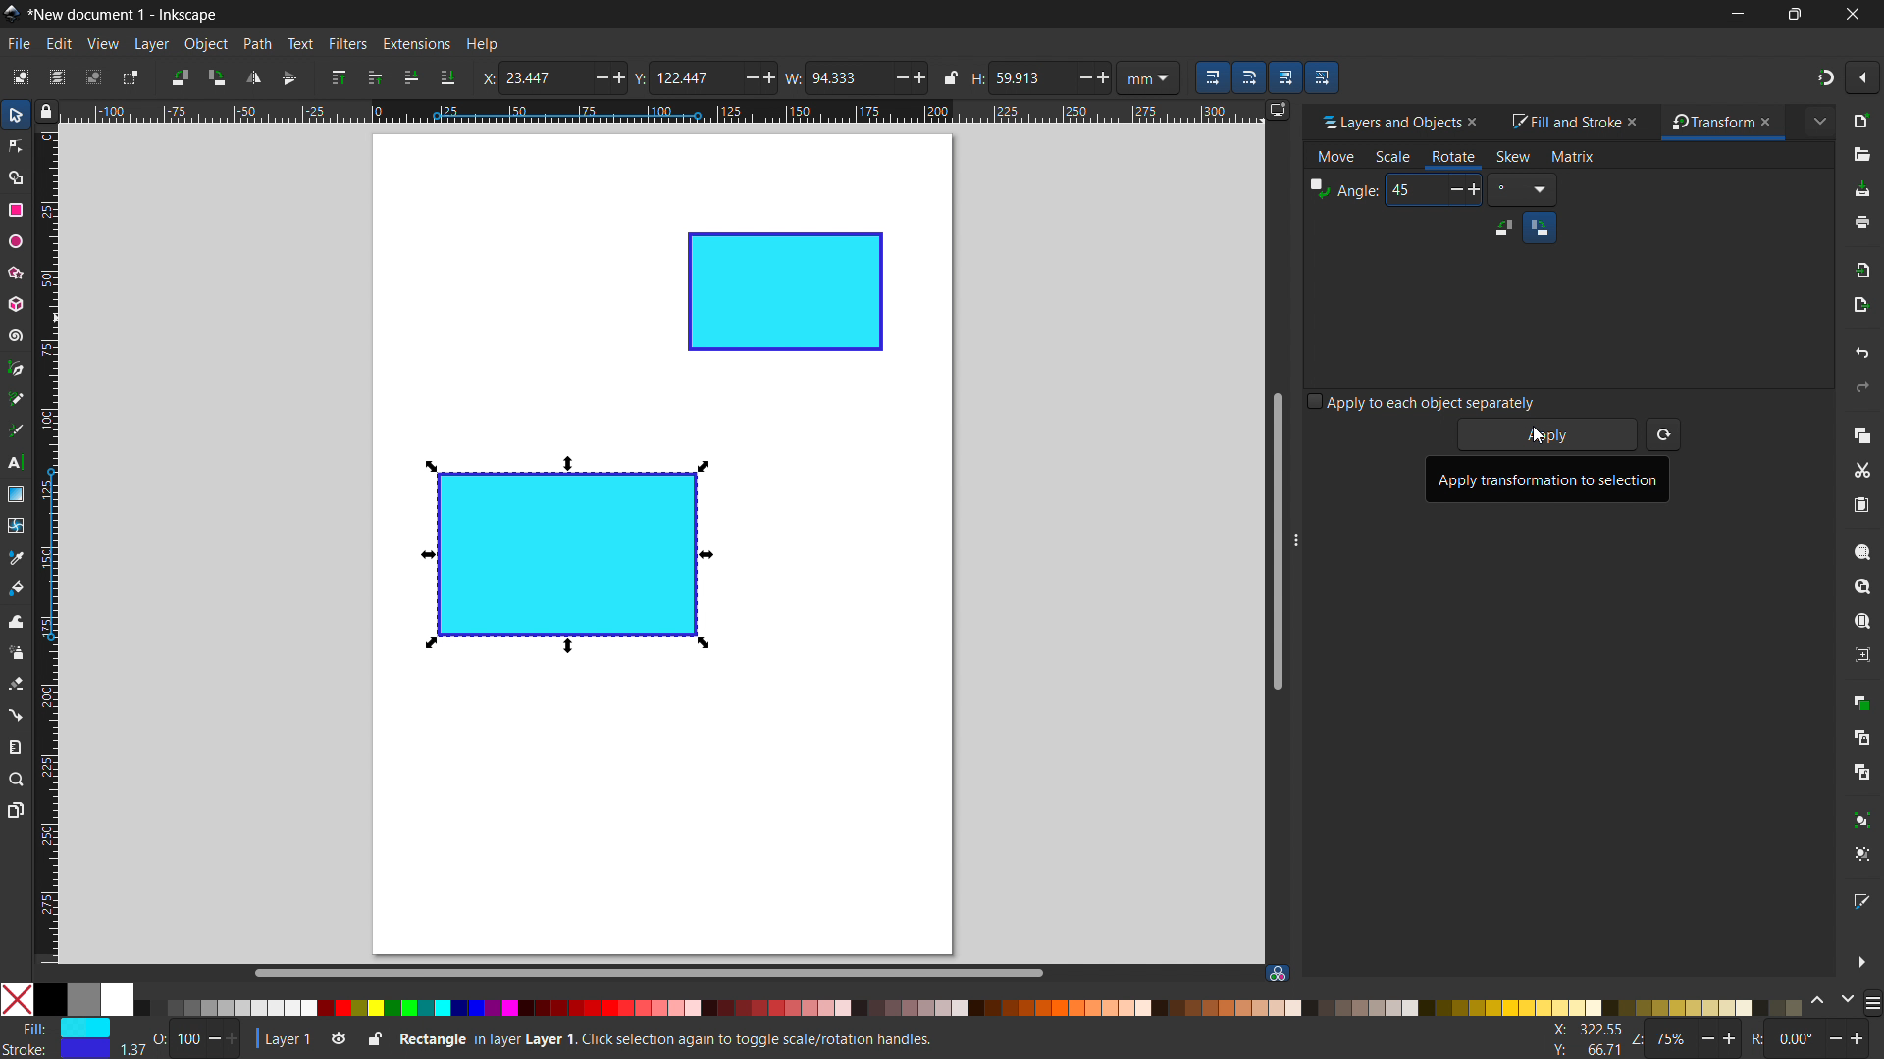 This screenshot has height=1059, width=1884. I want to click on apply, so click(1549, 435).